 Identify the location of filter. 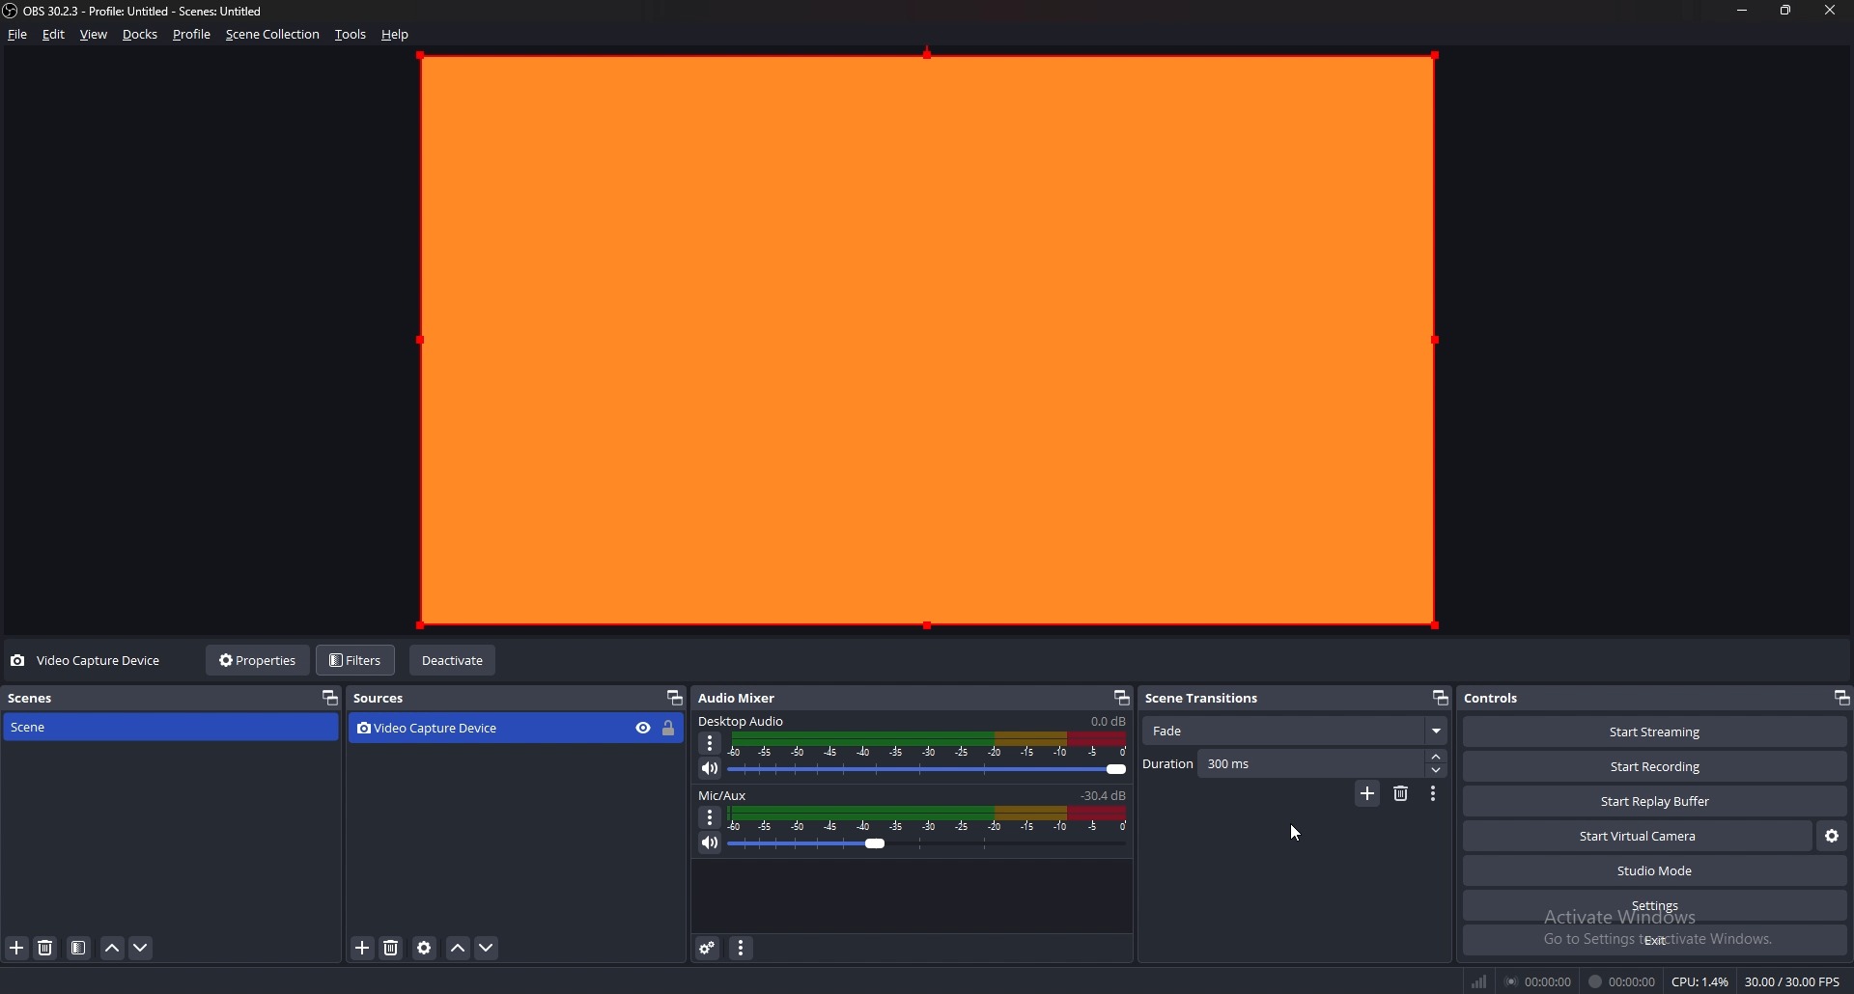
(79, 949).